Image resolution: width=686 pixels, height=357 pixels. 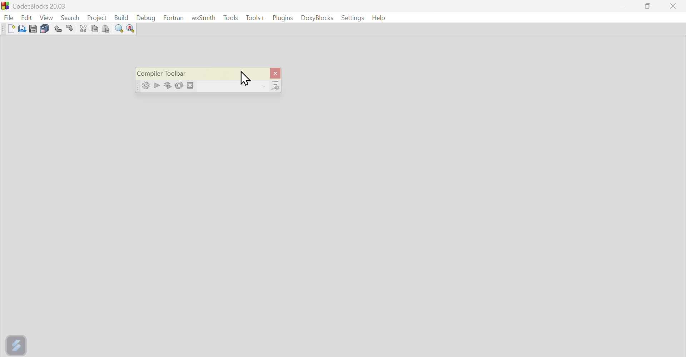 What do you see at coordinates (351, 18) in the screenshot?
I see `Settings` at bounding box center [351, 18].